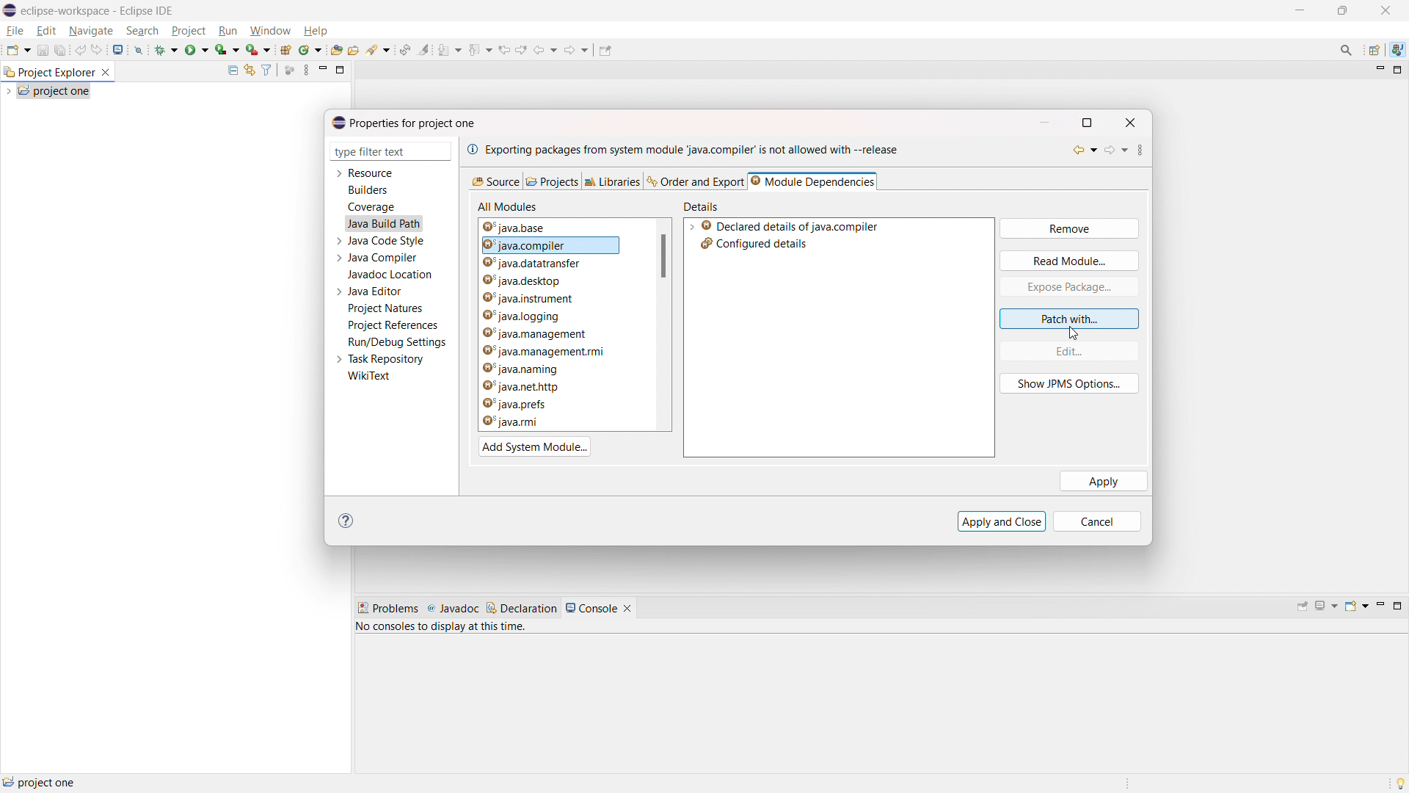 The width and height of the screenshot is (1409, 793). What do you see at coordinates (90, 30) in the screenshot?
I see `navigate` at bounding box center [90, 30].